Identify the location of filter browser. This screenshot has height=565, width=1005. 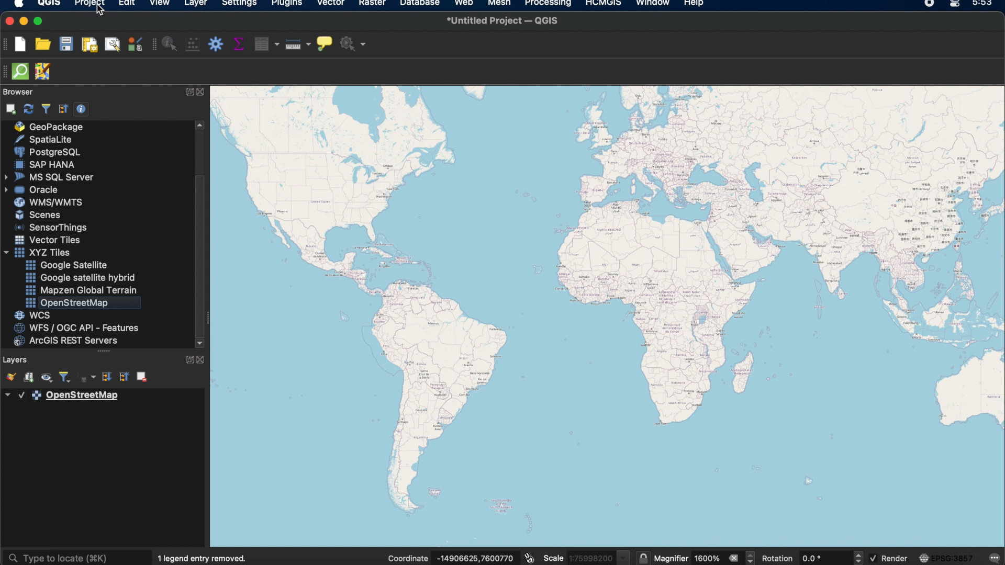
(47, 108).